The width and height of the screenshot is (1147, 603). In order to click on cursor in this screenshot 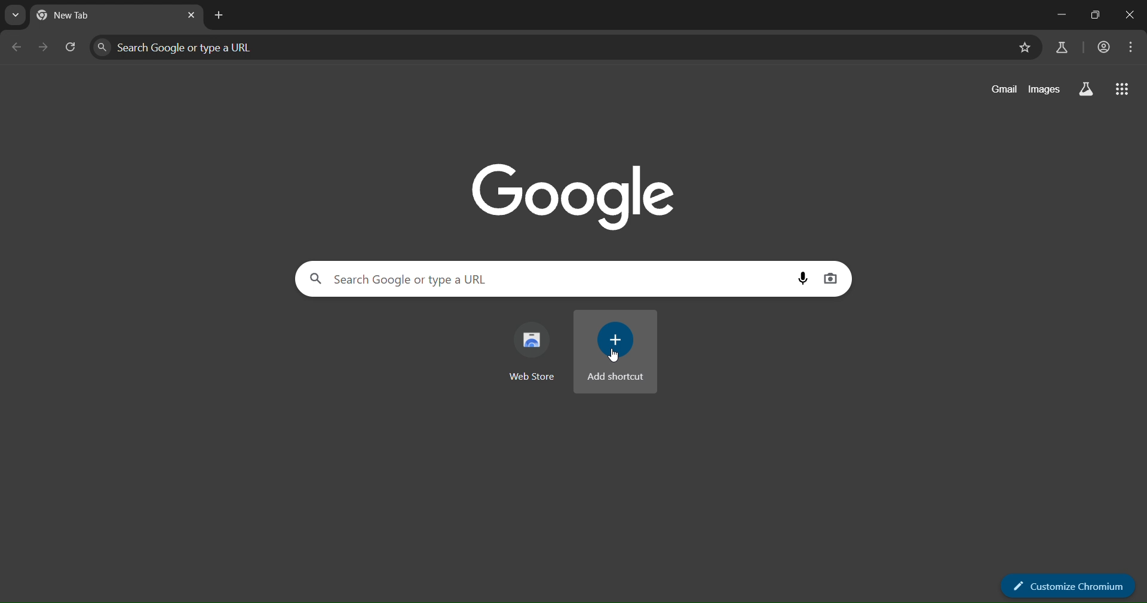, I will do `click(614, 355)`.